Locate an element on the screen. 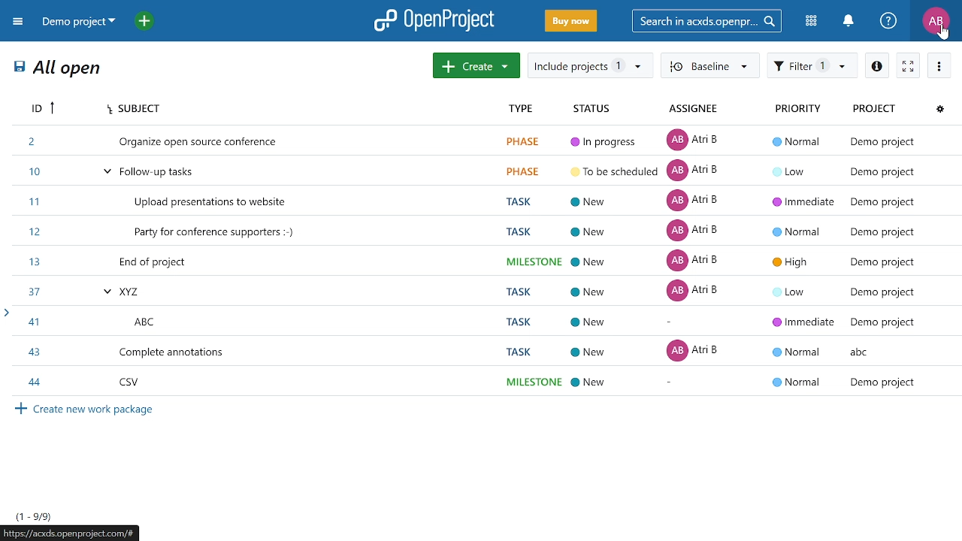 The image size is (962, 541). project ID is located at coordinates (40, 108).